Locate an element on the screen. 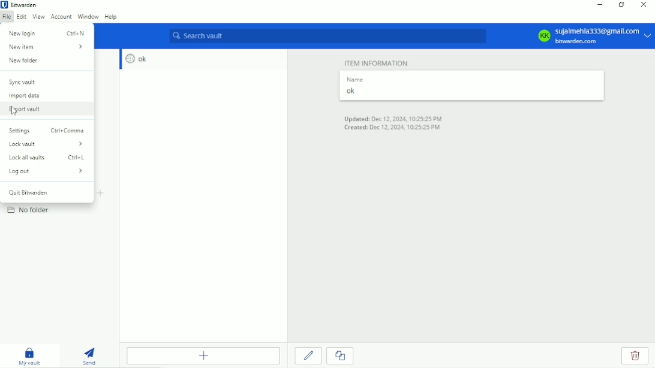 This screenshot has width=655, height=368. Create folder is located at coordinates (101, 194).